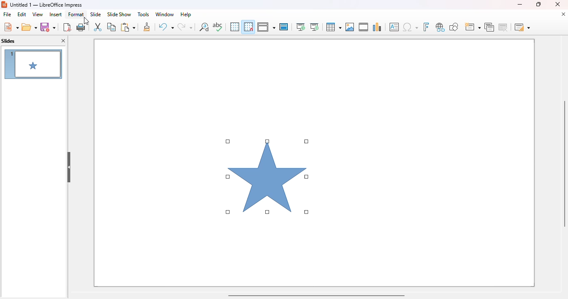 This screenshot has width=568, height=299. I want to click on export directly as PDF, so click(67, 27).